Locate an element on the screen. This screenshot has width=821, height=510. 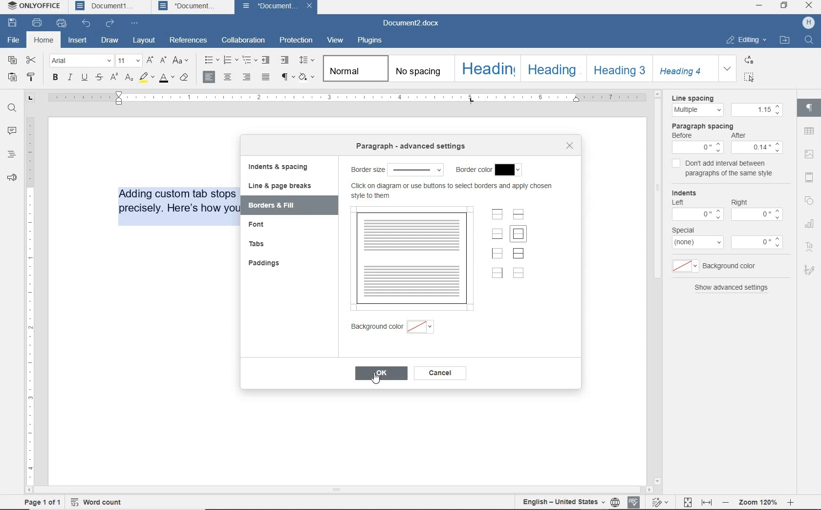
cut is located at coordinates (31, 61).